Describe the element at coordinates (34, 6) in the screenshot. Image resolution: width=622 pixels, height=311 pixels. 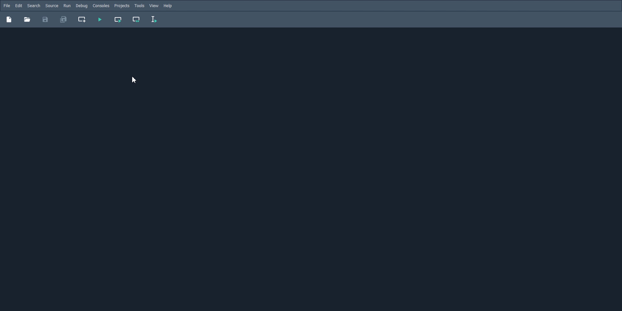
I see `Search` at that location.